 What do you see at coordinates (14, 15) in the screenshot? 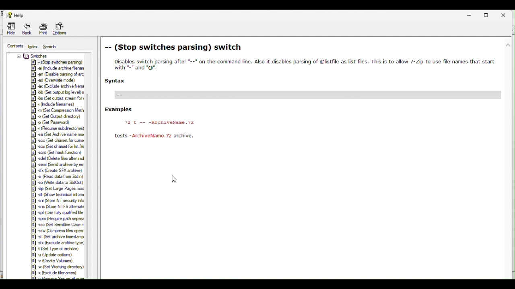
I see `help` at bounding box center [14, 15].